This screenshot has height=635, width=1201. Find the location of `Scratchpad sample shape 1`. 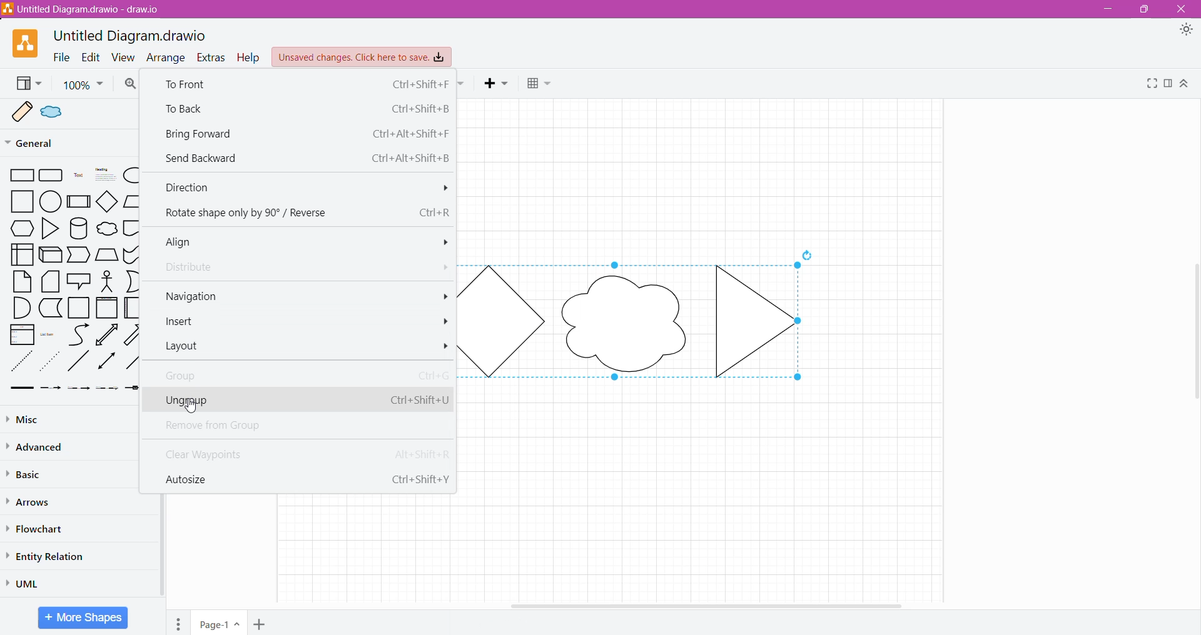

Scratchpad sample shape 1 is located at coordinates (23, 110).